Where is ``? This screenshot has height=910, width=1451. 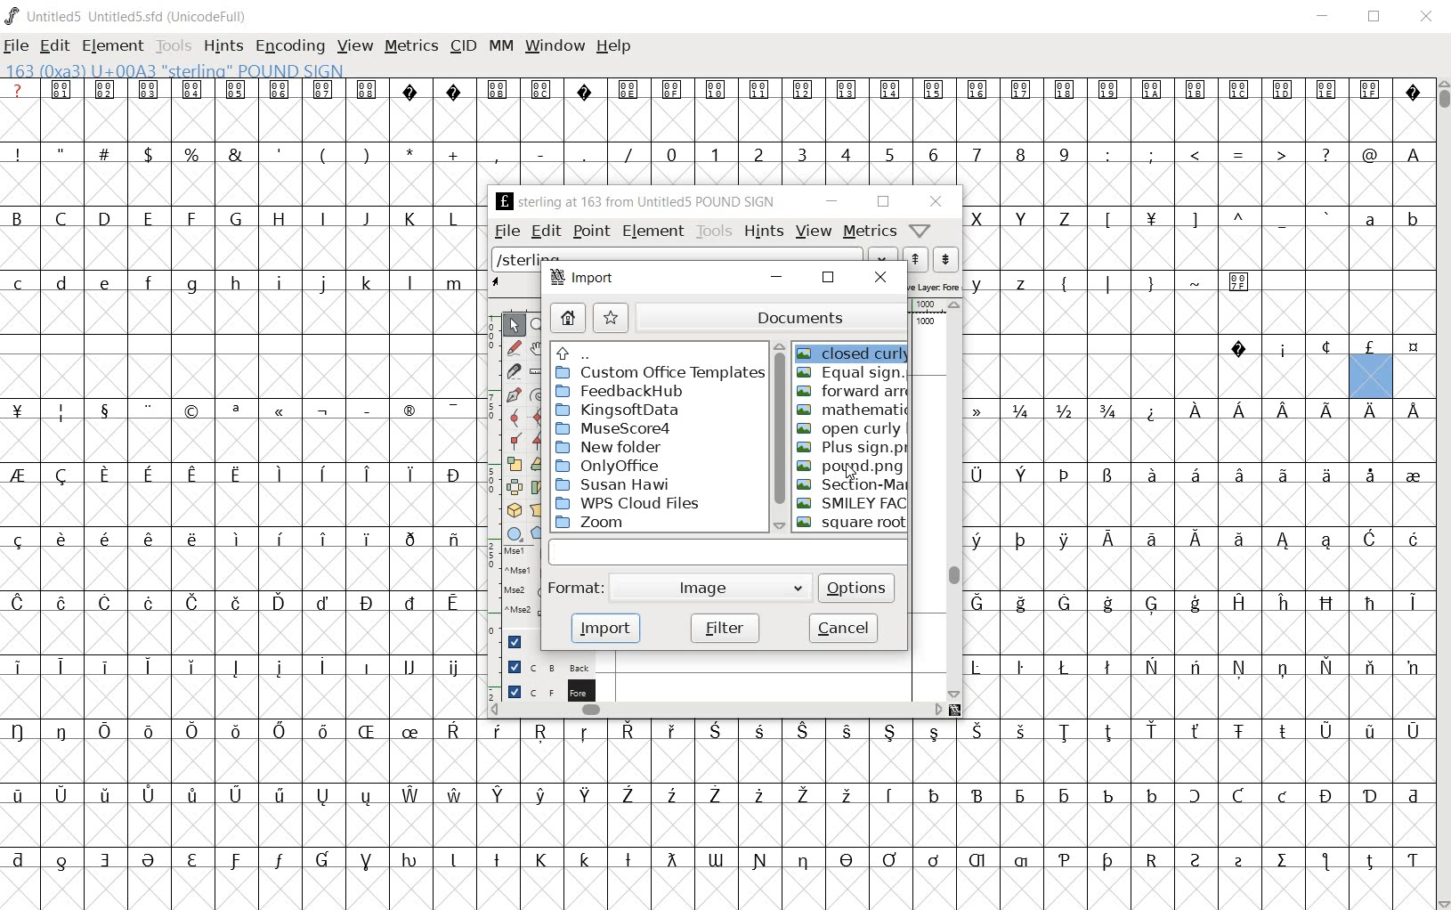
 is located at coordinates (1284, 408).